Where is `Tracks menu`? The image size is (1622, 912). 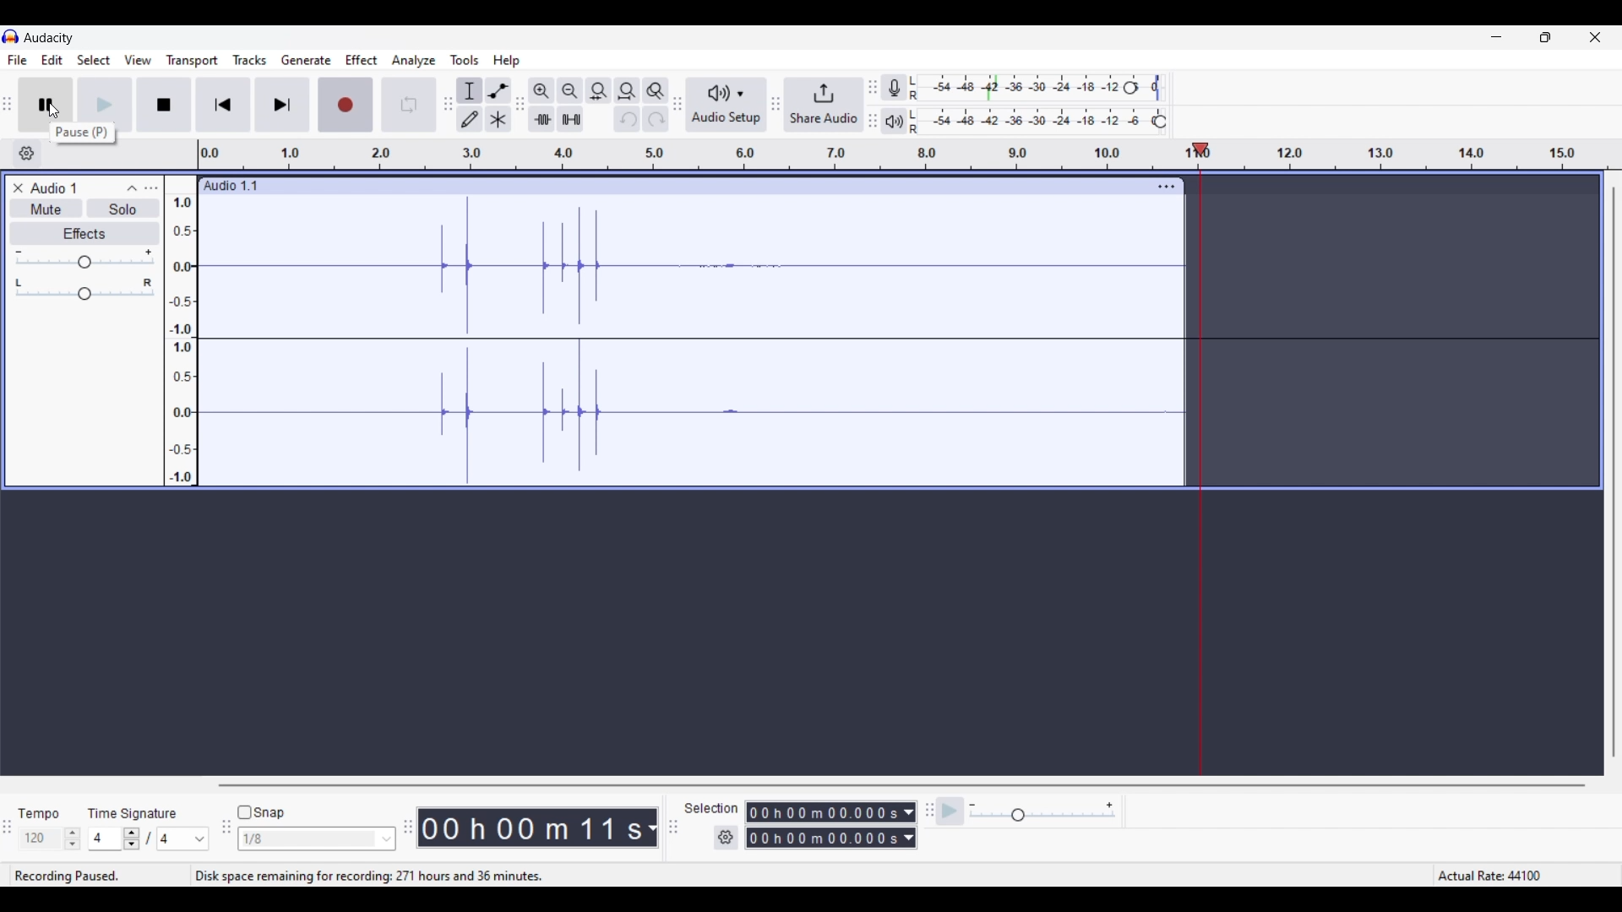
Tracks menu is located at coordinates (249, 60).